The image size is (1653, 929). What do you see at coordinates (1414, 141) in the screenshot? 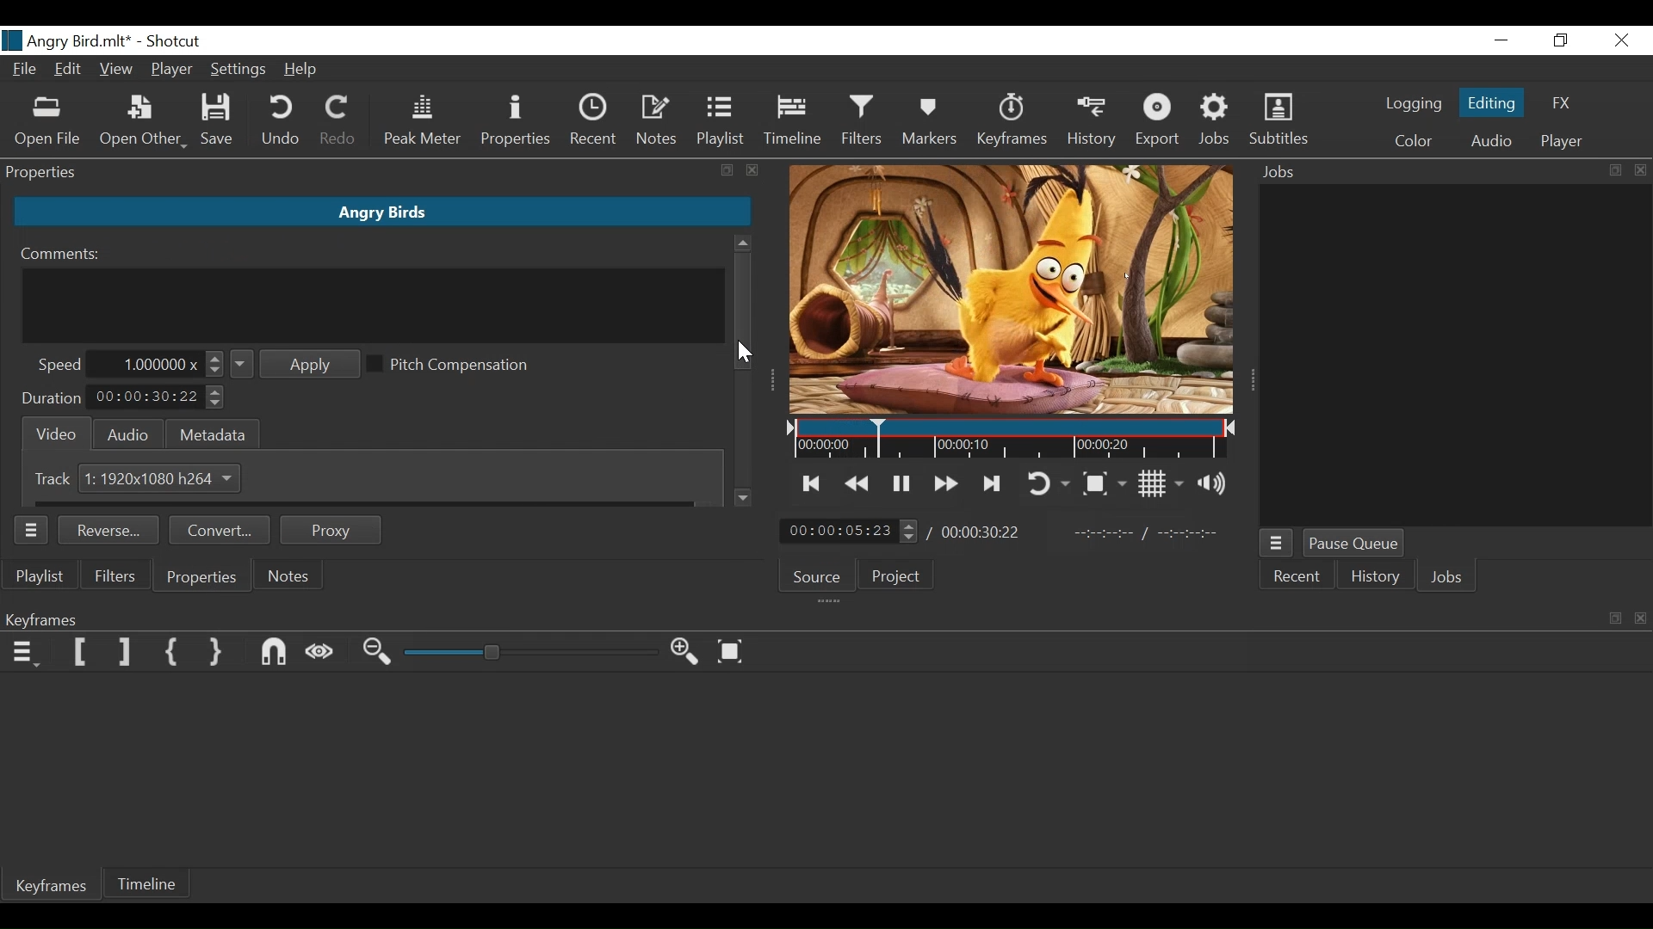
I see `Color` at bounding box center [1414, 141].